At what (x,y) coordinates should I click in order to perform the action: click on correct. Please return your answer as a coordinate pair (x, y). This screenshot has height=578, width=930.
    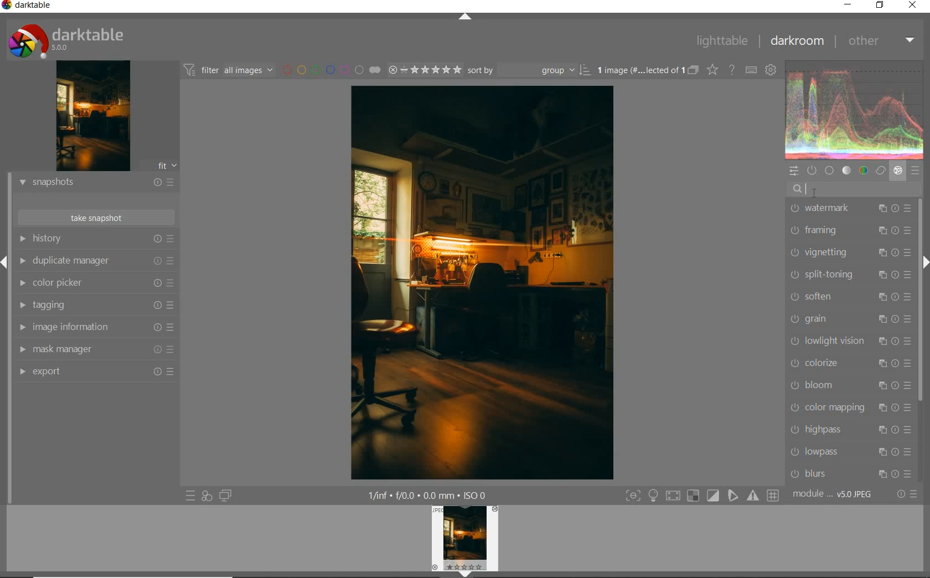
    Looking at the image, I should click on (881, 170).